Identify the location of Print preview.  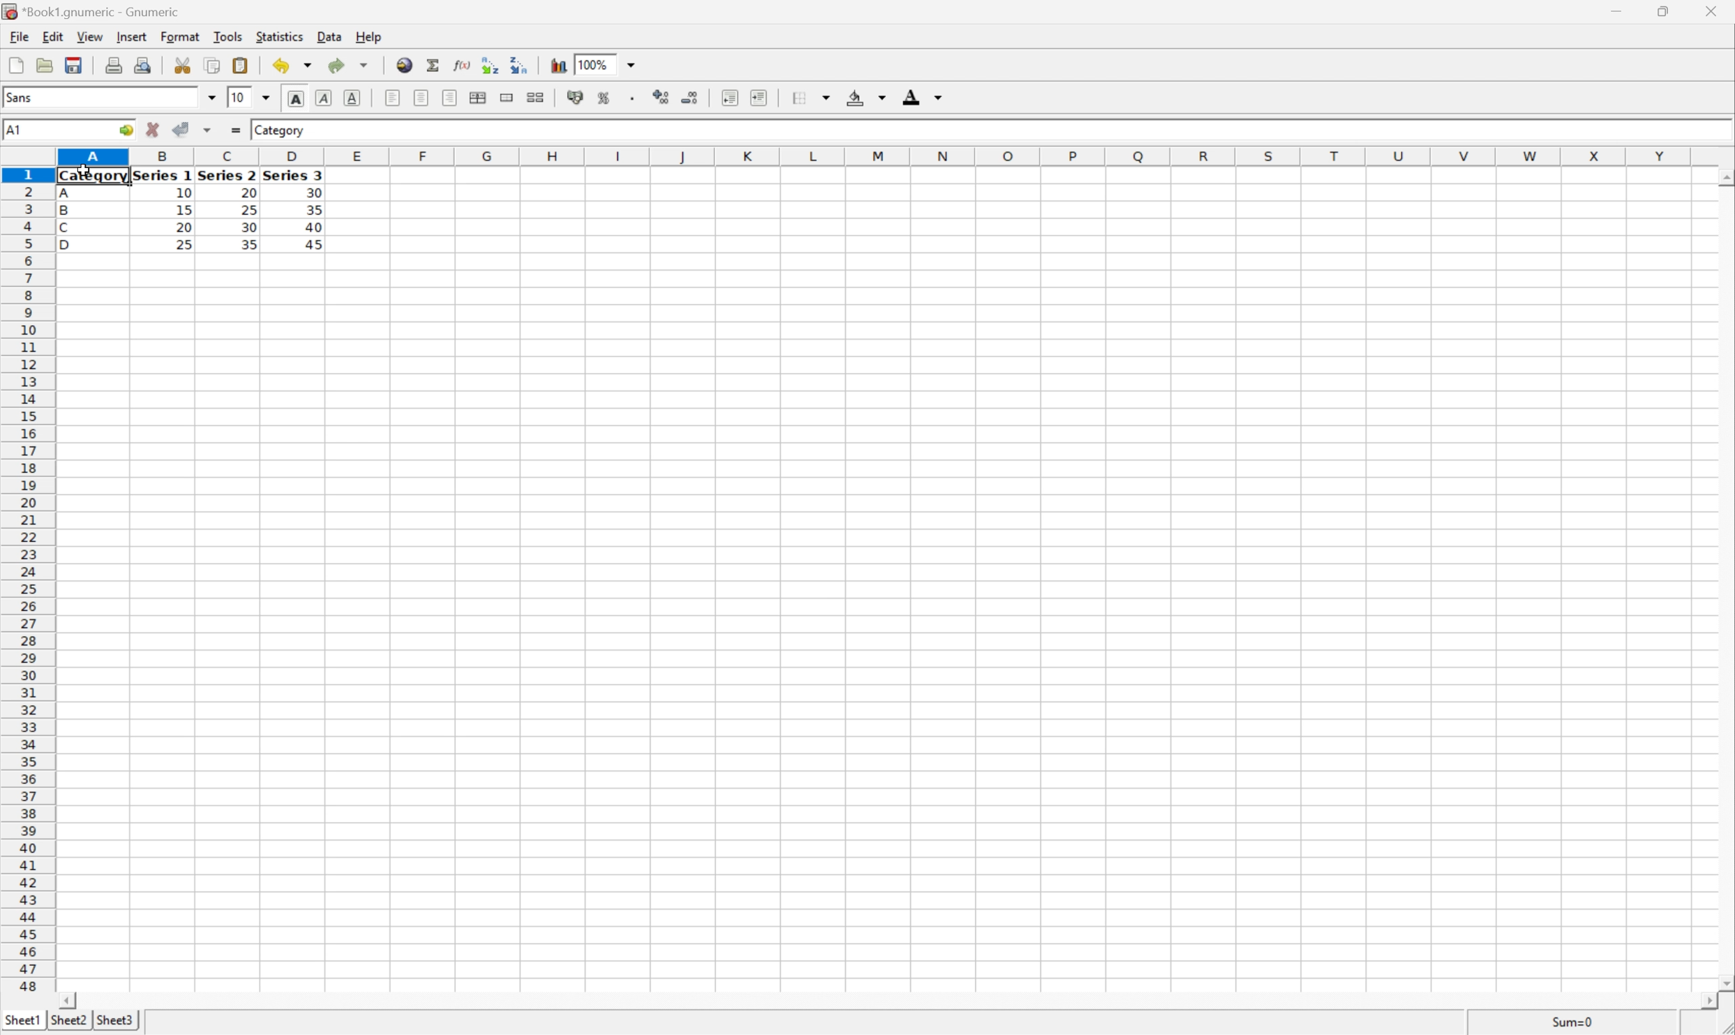
(144, 66).